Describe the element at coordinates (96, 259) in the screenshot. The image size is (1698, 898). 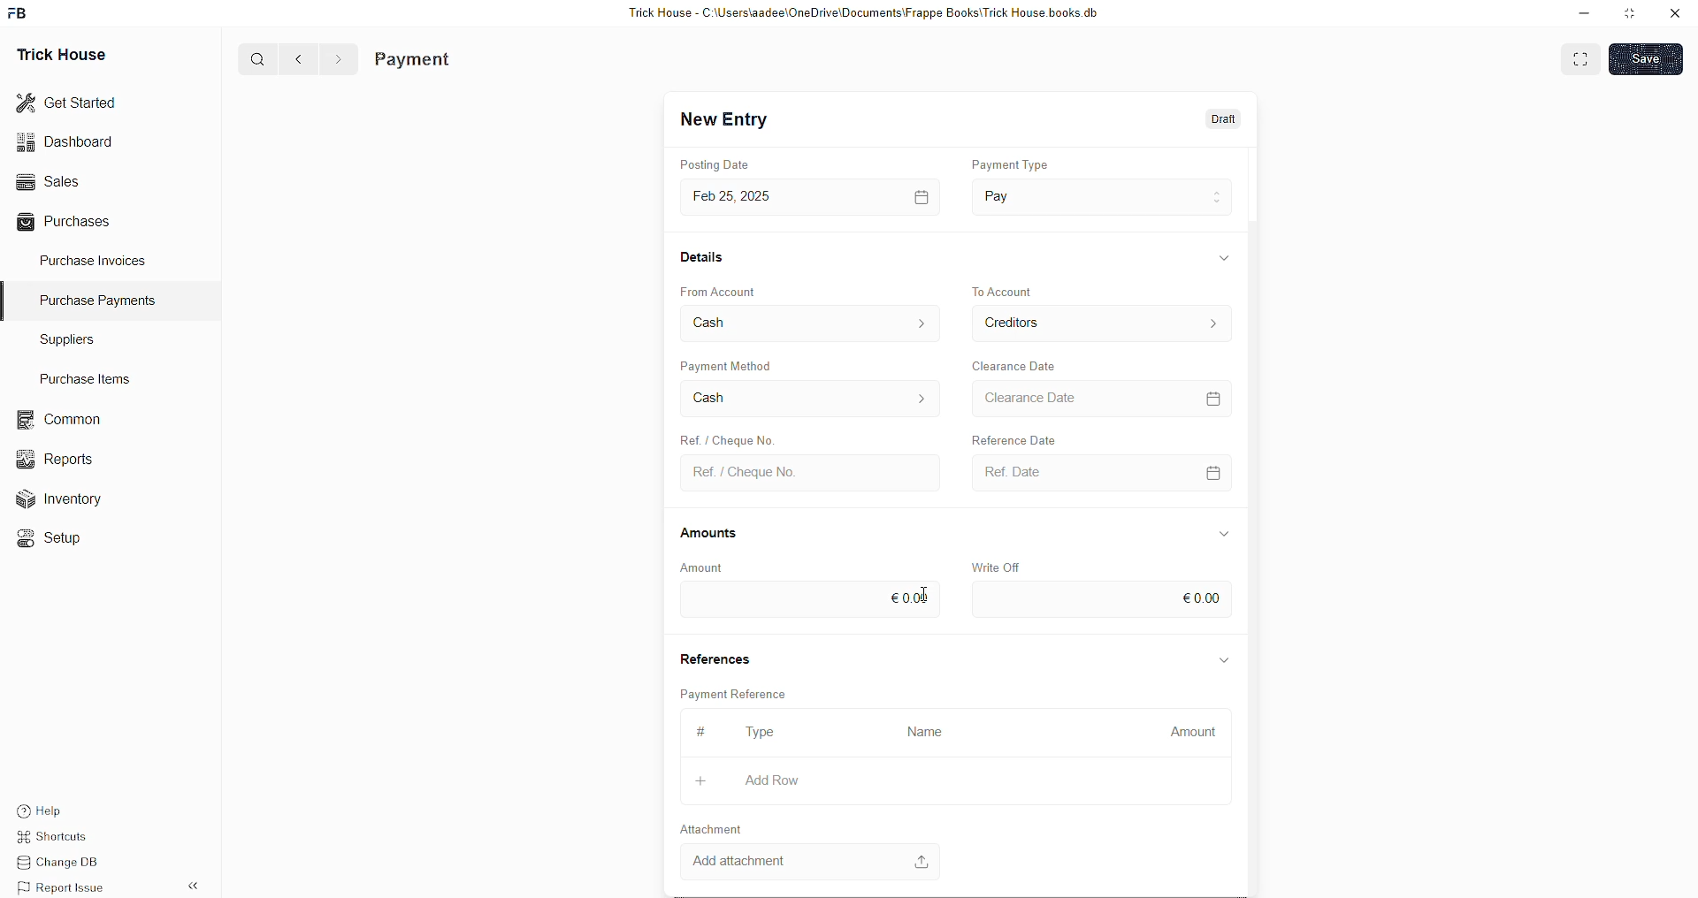
I see `Purchase Invoices` at that location.